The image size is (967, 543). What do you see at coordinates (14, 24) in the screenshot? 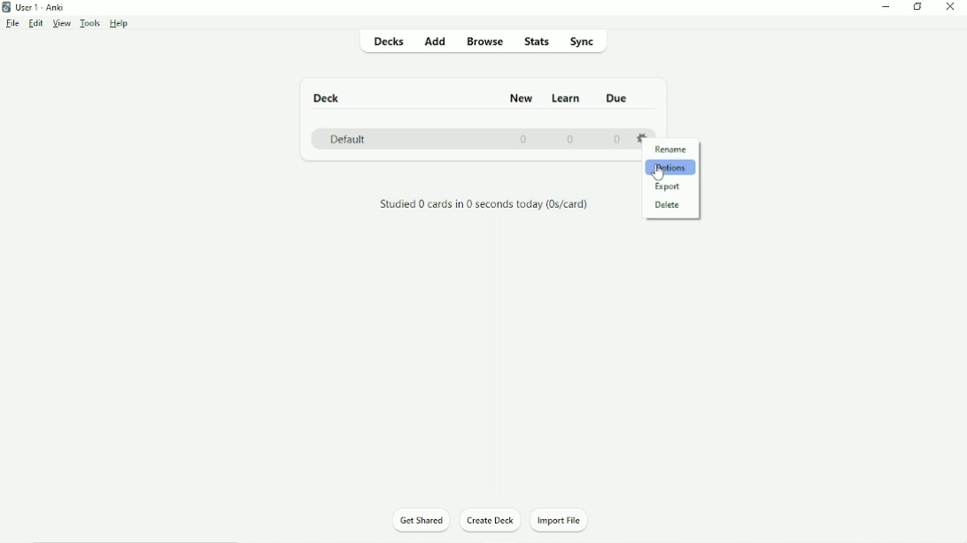
I see `File` at bounding box center [14, 24].